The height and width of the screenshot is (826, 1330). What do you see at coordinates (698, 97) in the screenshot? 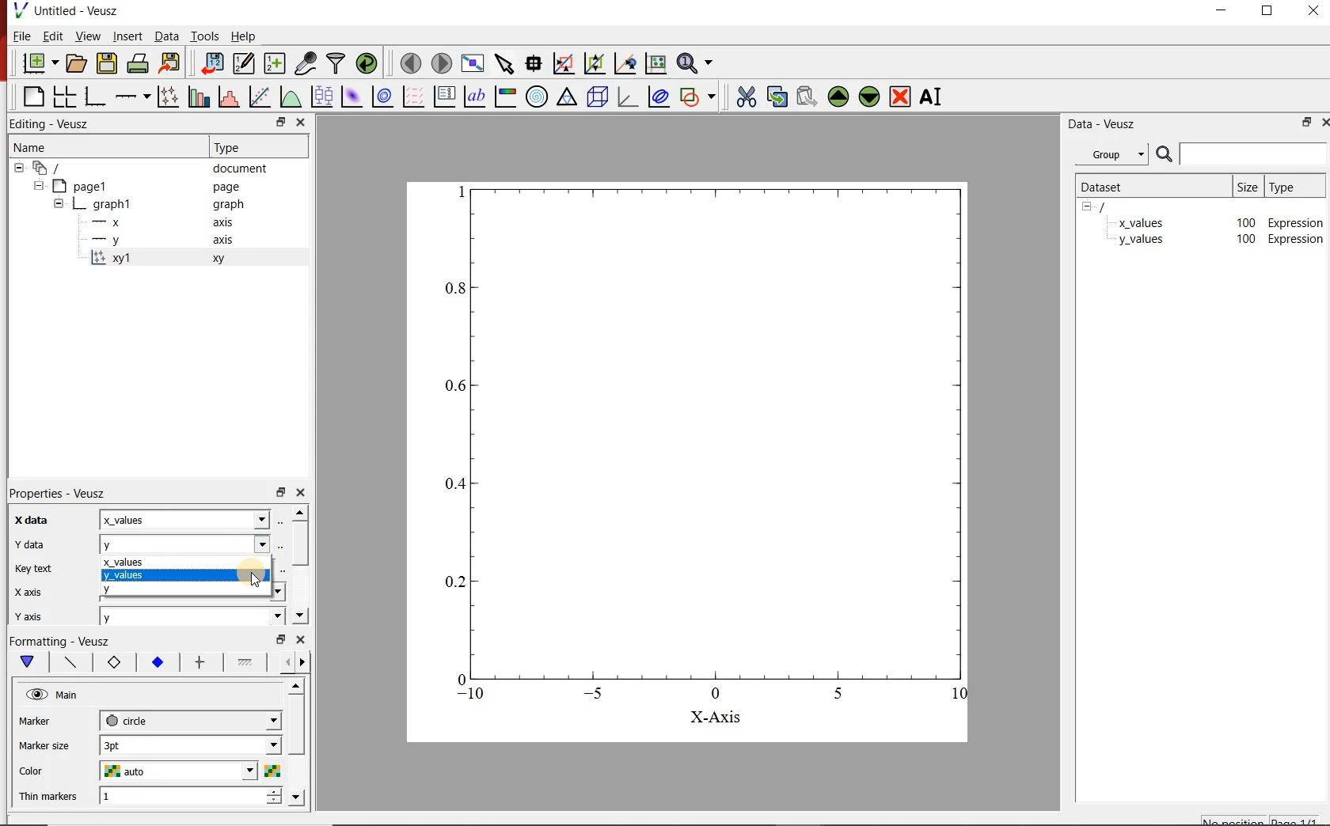
I see `add shape` at bounding box center [698, 97].